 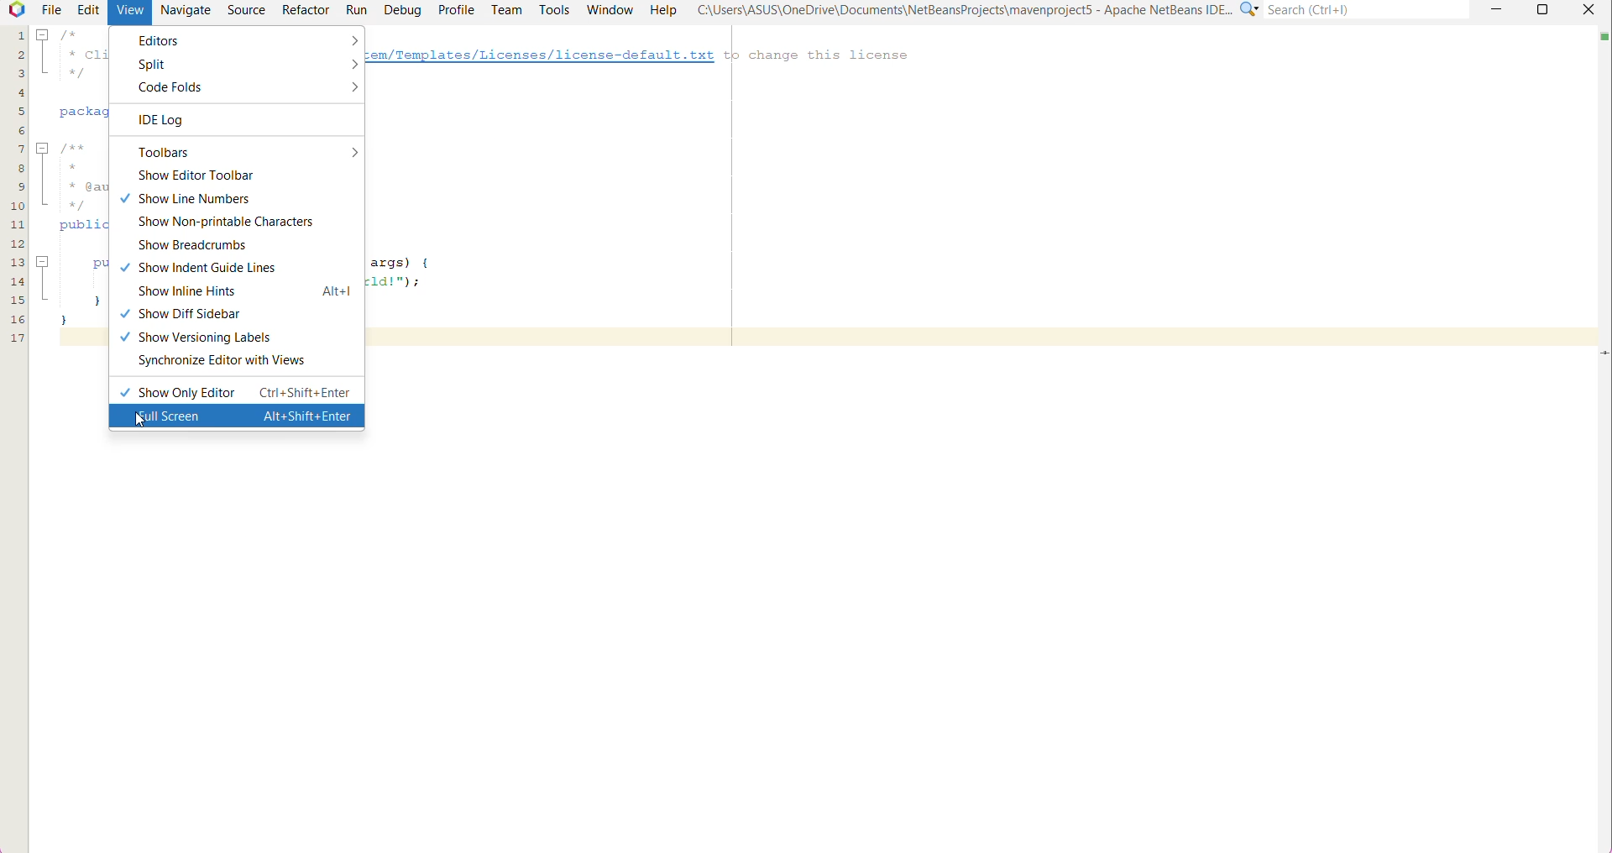 I want to click on File, so click(x=50, y=10).